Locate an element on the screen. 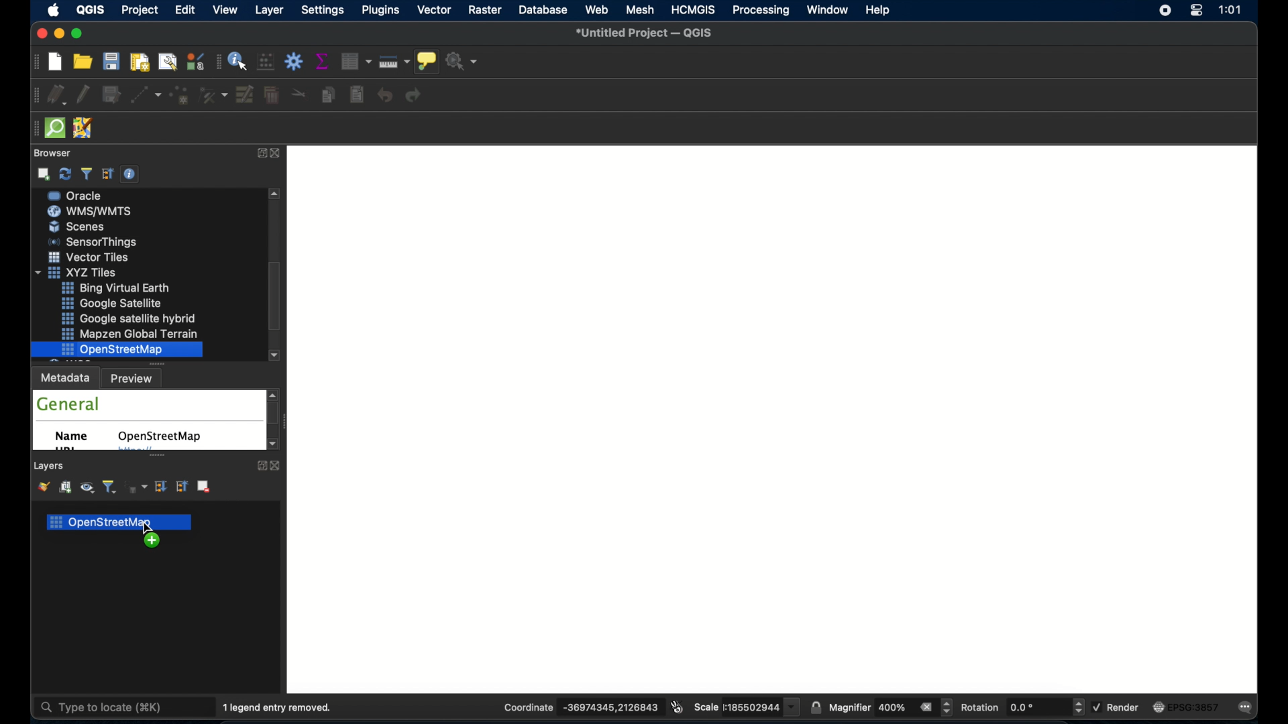  help is located at coordinates (877, 10).